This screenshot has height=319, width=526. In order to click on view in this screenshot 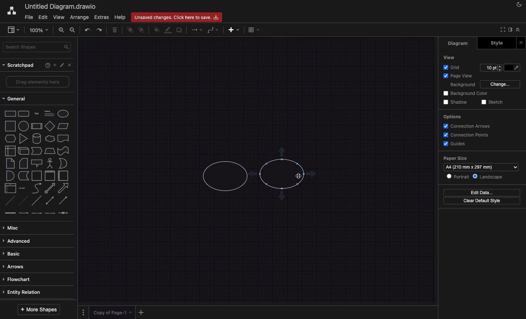, I will do `click(12, 30)`.